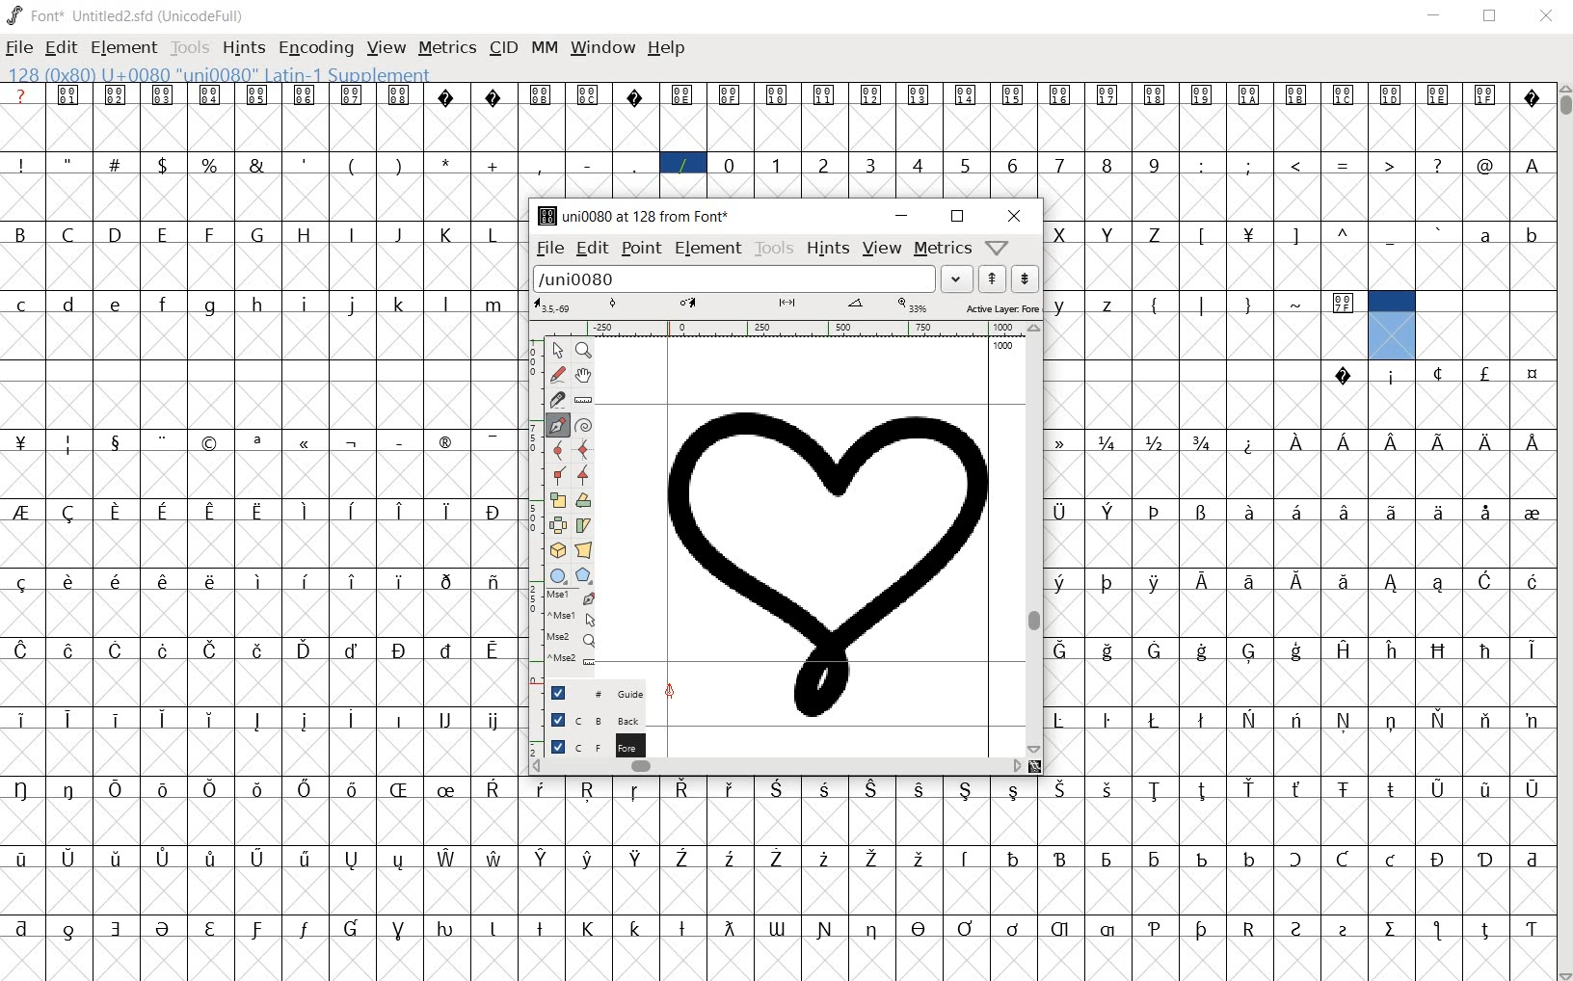  What do you see at coordinates (116, 233) in the screenshot?
I see `glyph` at bounding box center [116, 233].